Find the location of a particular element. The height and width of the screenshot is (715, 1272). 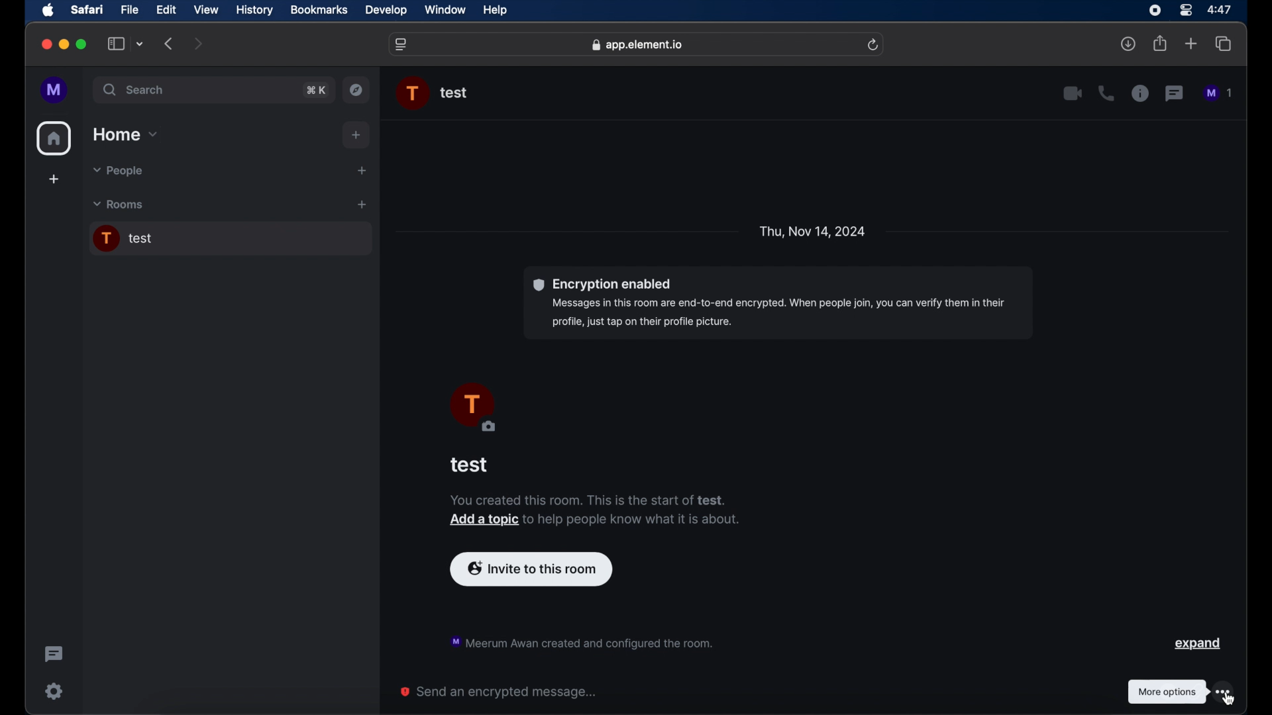

chat properties is located at coordinates (1140, 94).